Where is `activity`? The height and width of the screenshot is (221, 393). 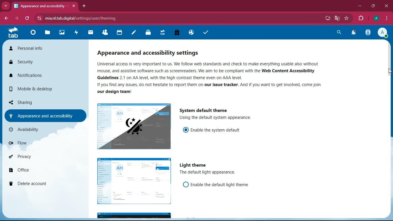 activity is located at coordinates (77, 32).